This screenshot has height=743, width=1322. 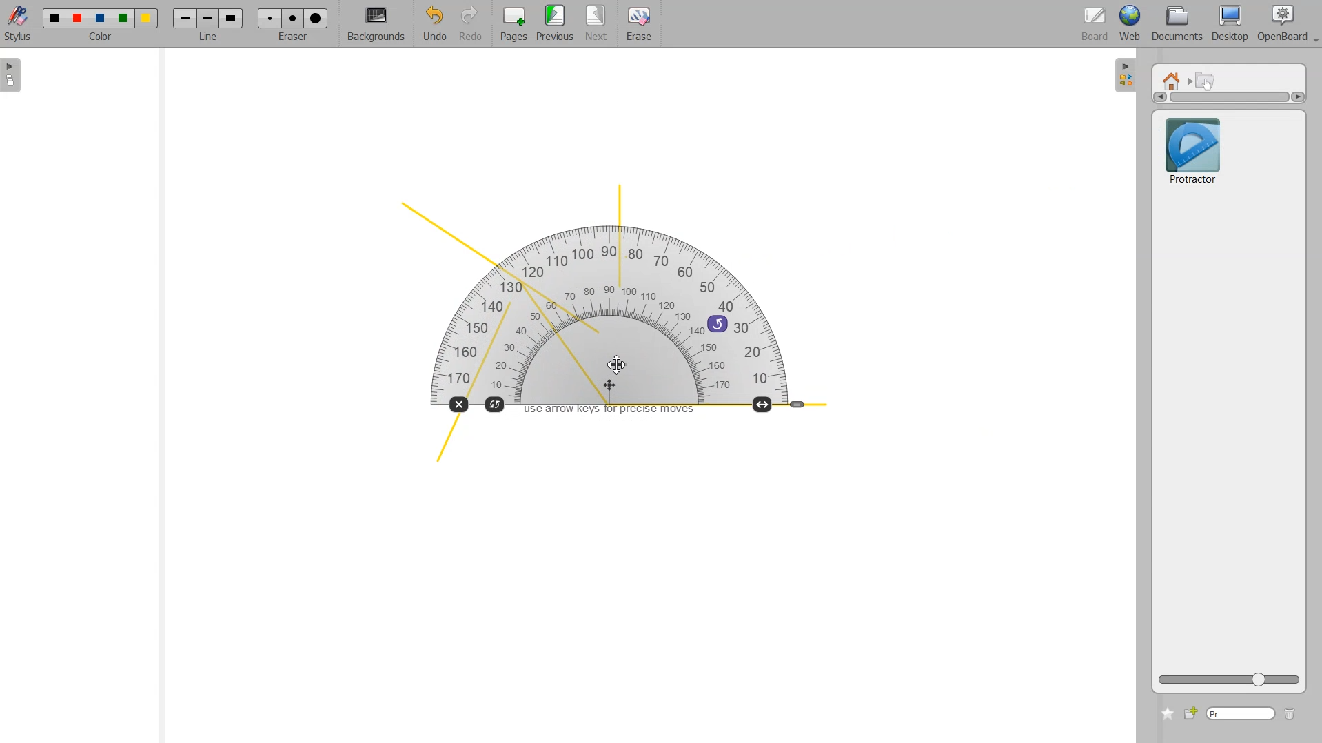 I want to click on Vertical scrollbar, so click(x=1229, y=97).